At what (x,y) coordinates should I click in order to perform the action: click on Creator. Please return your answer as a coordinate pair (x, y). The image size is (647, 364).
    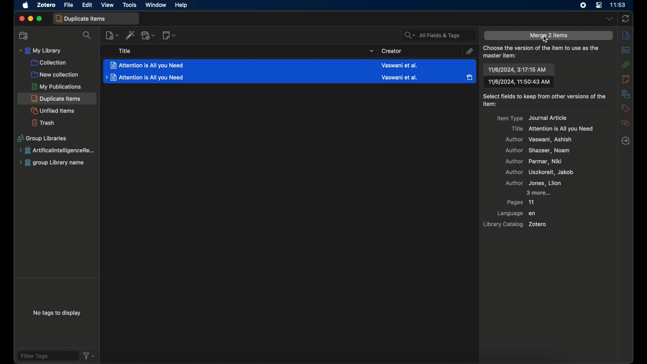
    Looking at the image, I should click on (395, 51).